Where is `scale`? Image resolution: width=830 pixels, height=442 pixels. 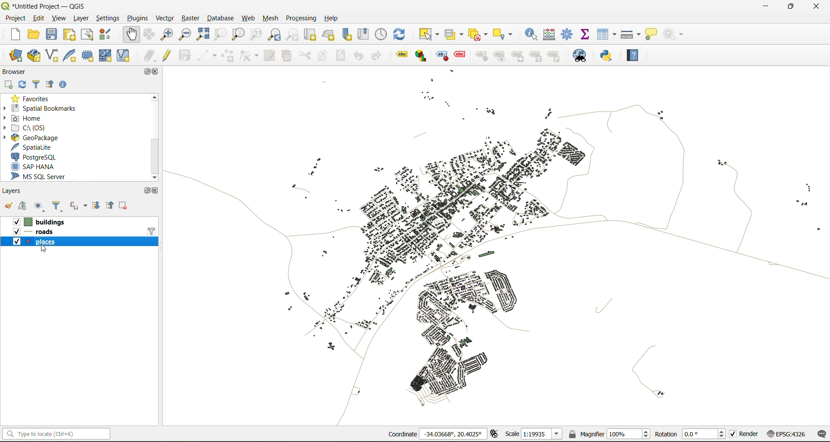
scale is located at coordinates (534, 435).